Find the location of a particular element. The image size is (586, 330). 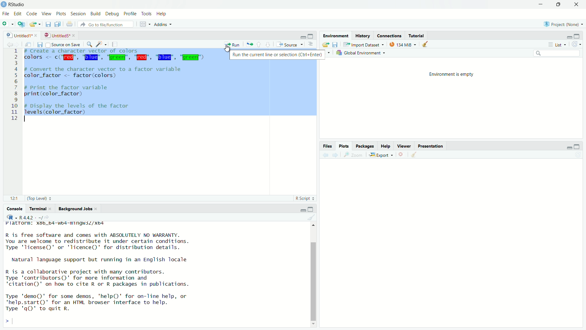

close is located at coordinates (75, 35).